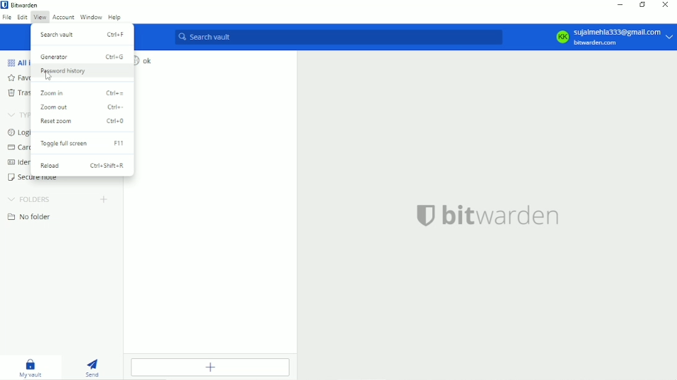 This screenshot has width=677, height=380. Describe the element at coordinates (22, 17) in the screenshot. I see `Edit` at that location.